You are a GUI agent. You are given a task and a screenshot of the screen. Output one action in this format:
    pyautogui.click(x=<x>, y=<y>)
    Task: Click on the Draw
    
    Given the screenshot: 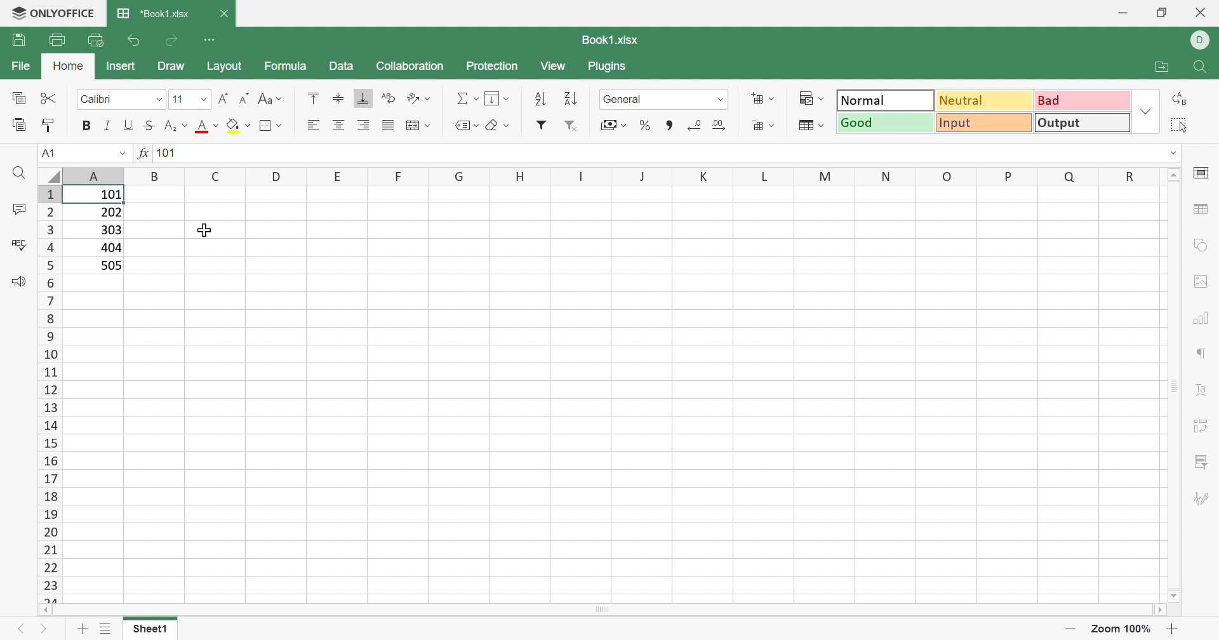 What is the action you would take?
    pyautogui.click(x=173, y=68)
    